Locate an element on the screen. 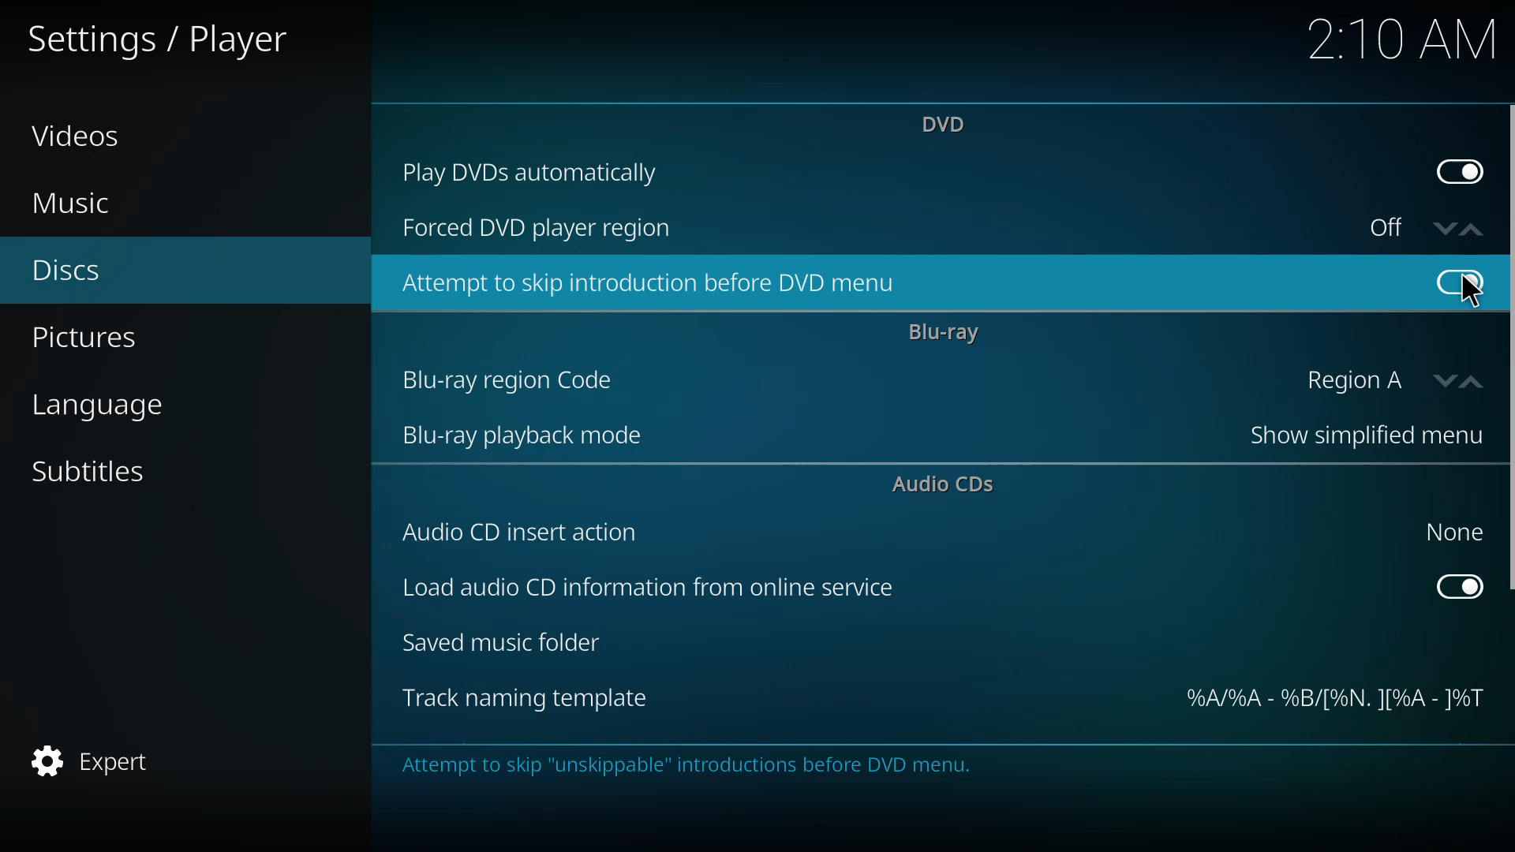 The image size is (1515, 852). expert is located at coordinates (101, 763).